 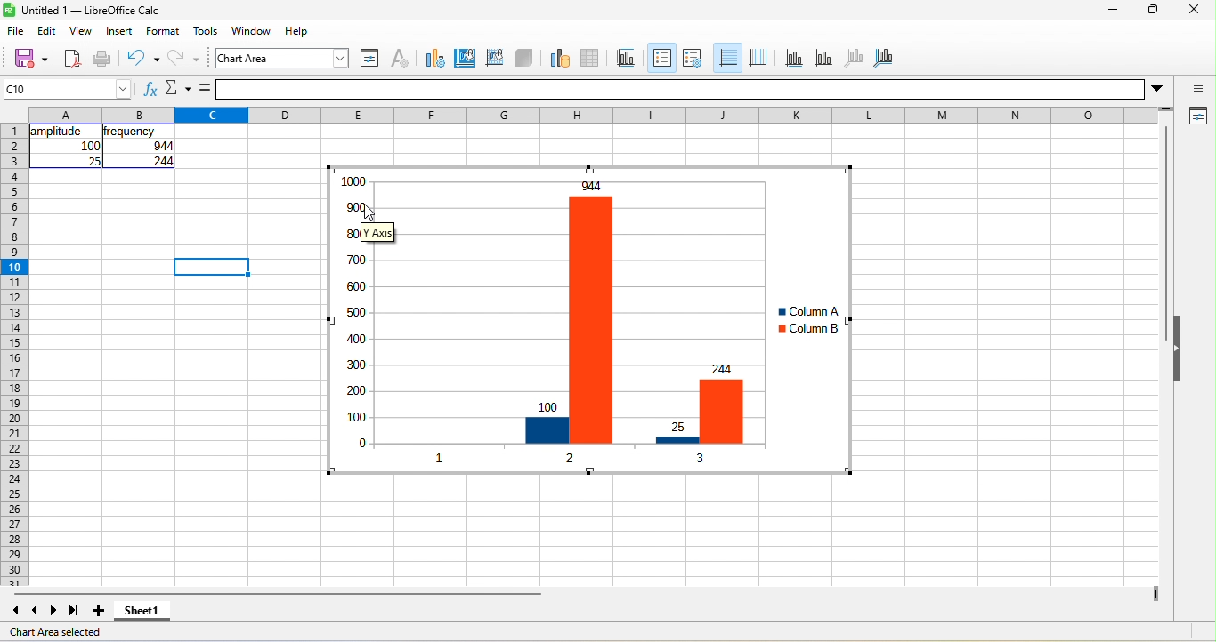 What do you see at coordinates (154, 147) in the screenshot?
I see `944` at bounding box center [154, 147].